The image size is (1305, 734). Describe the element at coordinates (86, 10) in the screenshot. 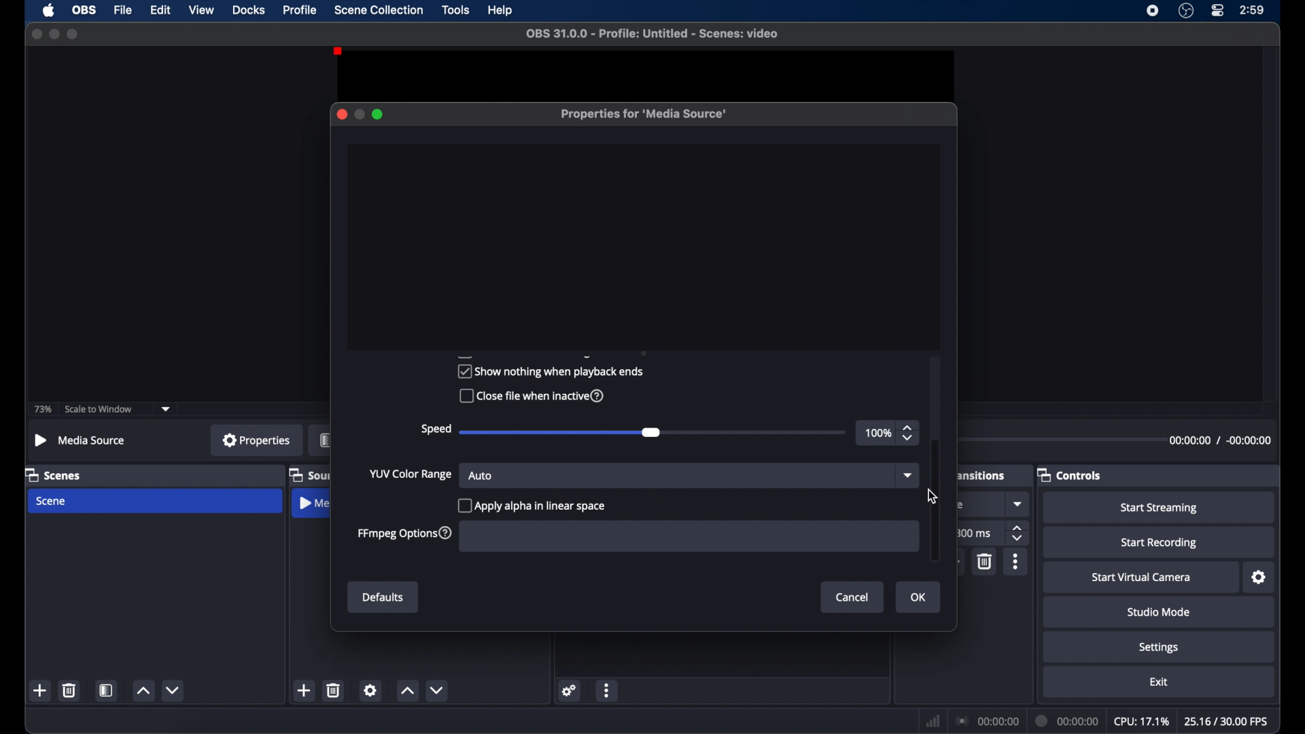

I see `ob` at that location.